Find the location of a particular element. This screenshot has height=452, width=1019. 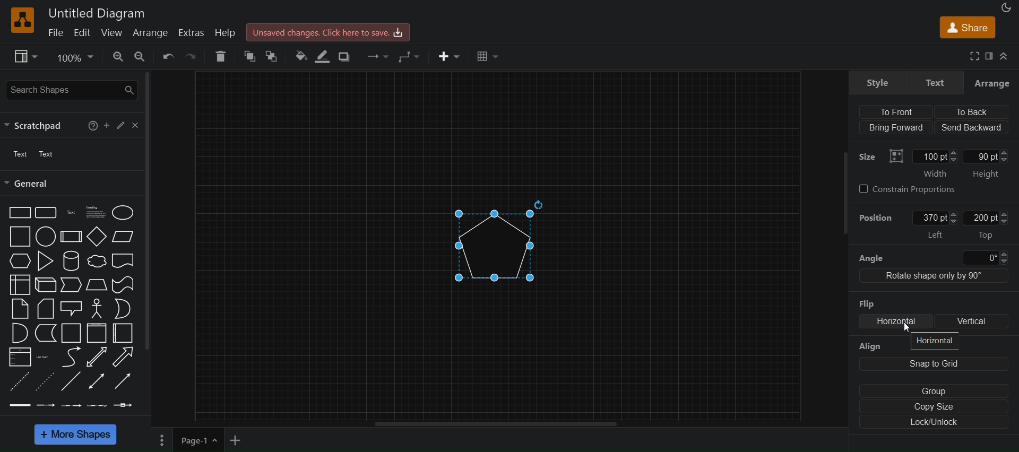

vertical scroll bar is located at coordinates (146, 212).